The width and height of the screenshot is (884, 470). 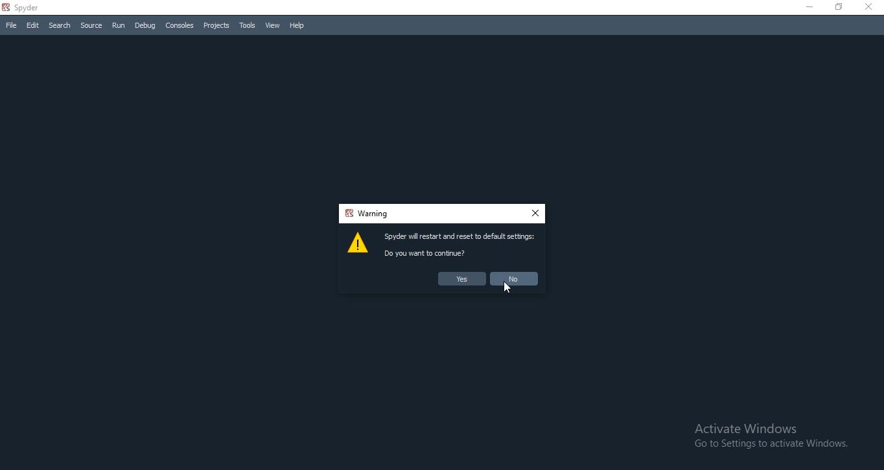 What do you see at coordinates (871, 8) in the screenshot?
I see `close` at bounding box center [871, 8].